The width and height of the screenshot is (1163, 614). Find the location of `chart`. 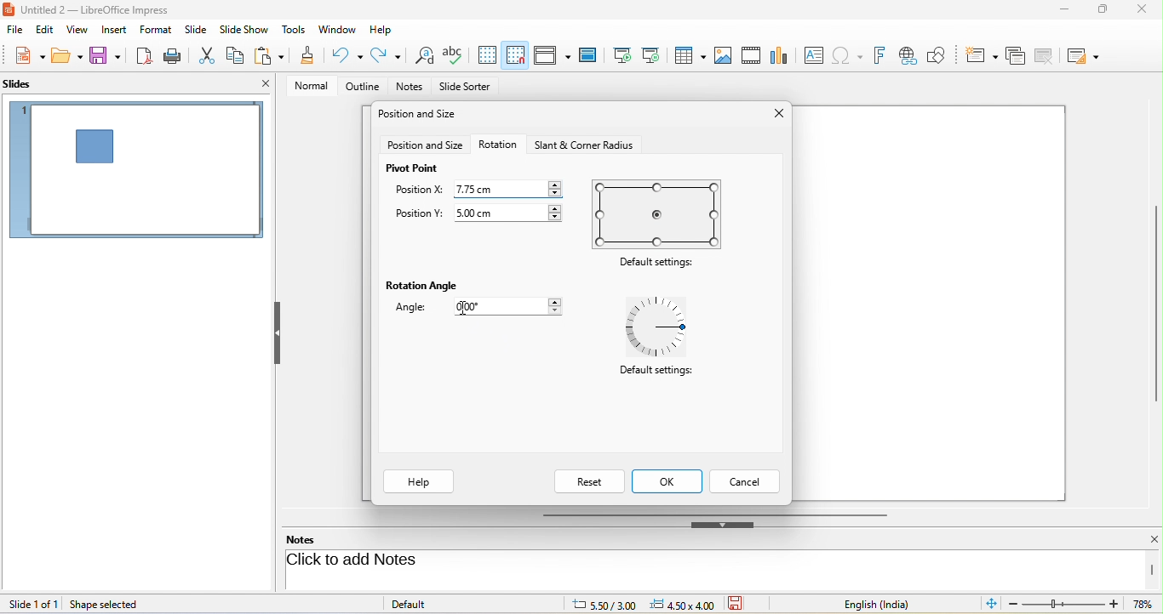

chart is located at coordinates (781, 54).